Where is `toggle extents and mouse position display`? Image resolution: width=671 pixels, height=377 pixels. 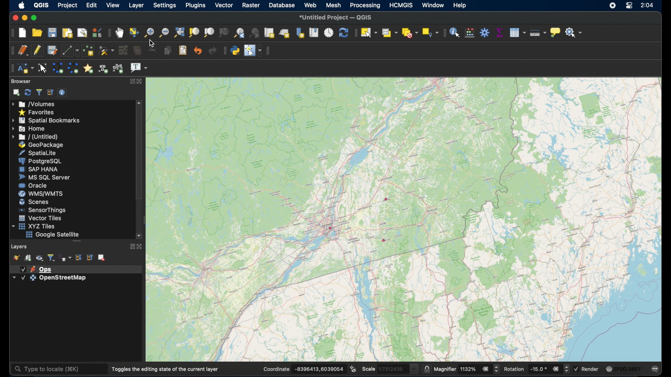
toggle extents and mouse position display is located at coordinates (353, 369).